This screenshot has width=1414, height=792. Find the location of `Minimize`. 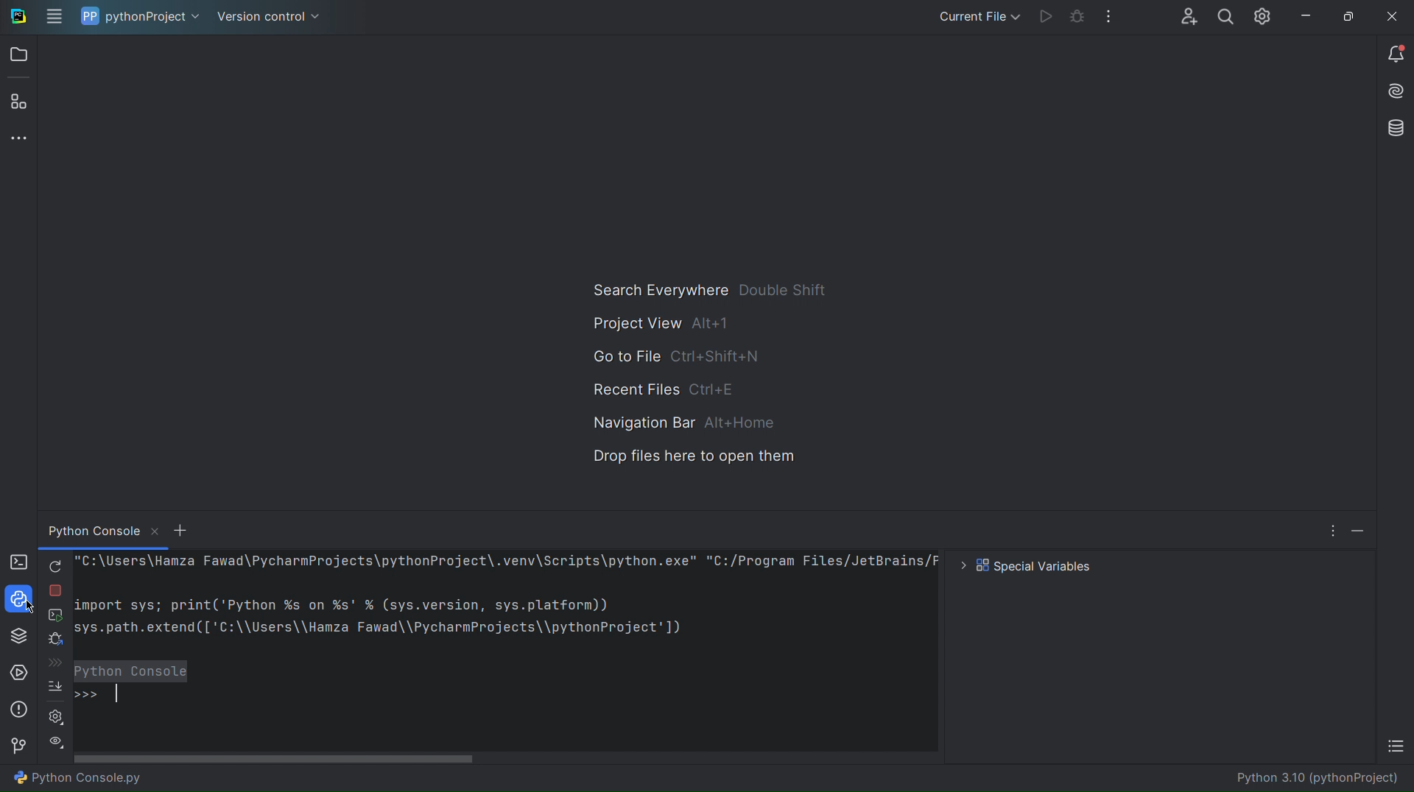

Minimize is located at coordinates (1306, 16).